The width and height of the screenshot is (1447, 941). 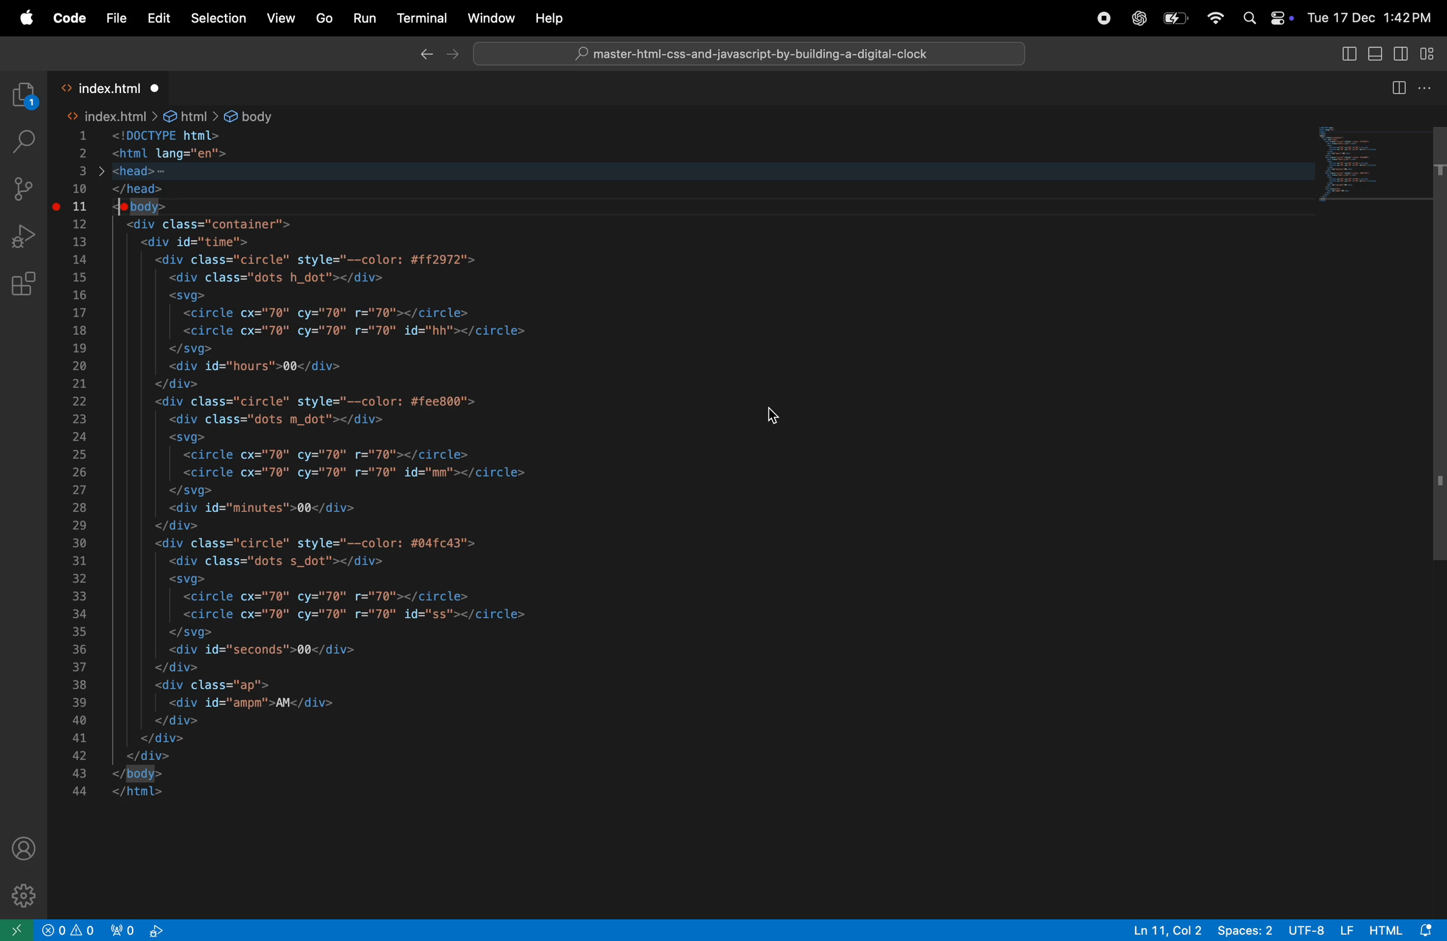 I want to click on break point, so click(x=58, y=204).